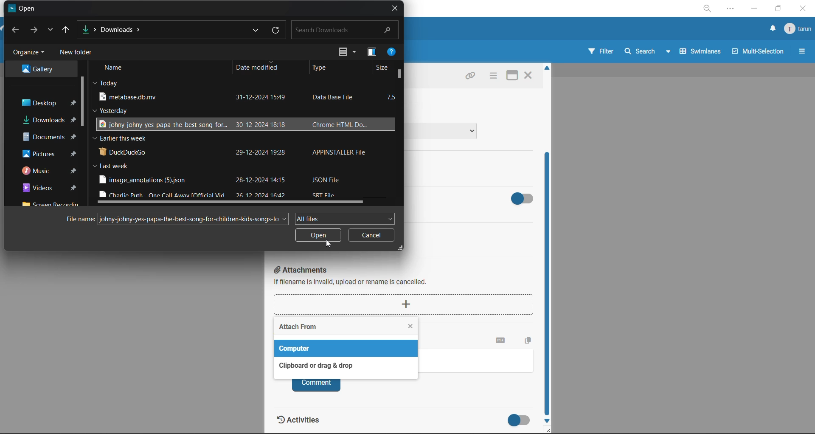 Image resolution: width=815 pixels, height=434 pixels. I want to click on sidebar, so click(801, 51).